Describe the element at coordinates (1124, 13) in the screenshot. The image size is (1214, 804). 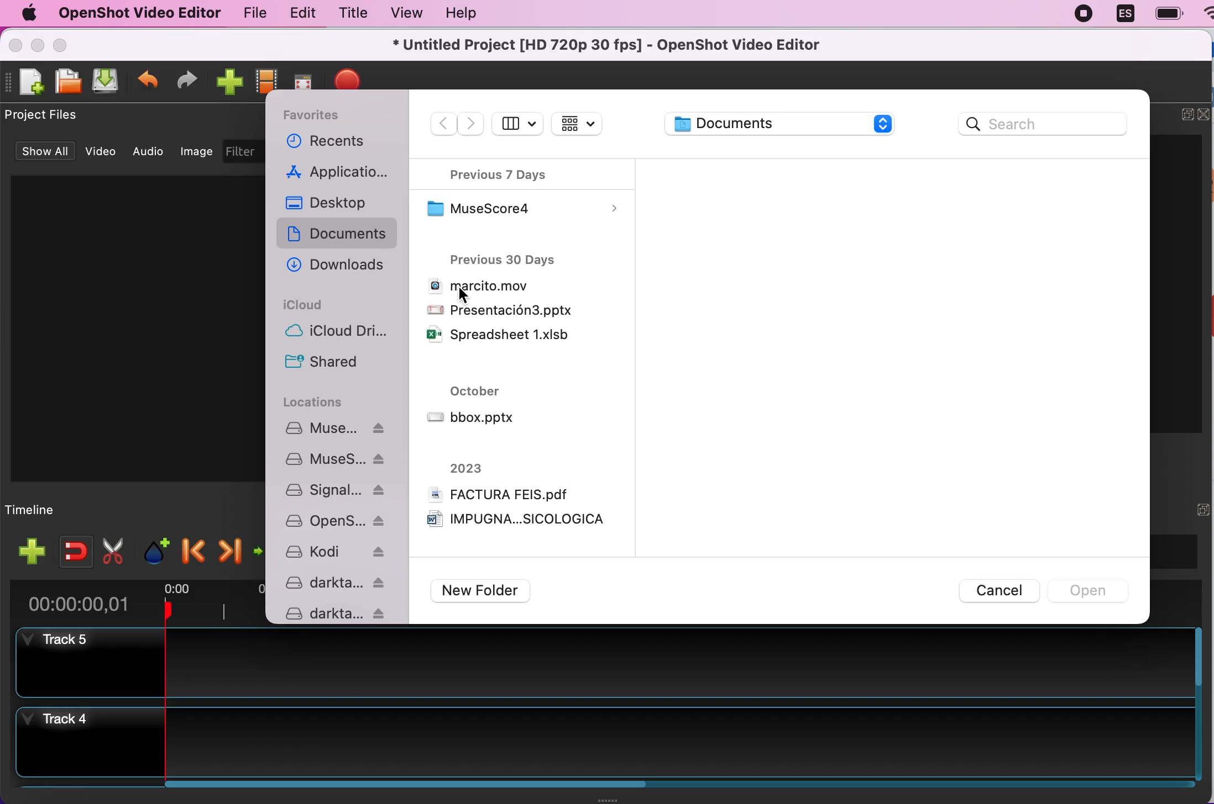
I see `language` at that location.